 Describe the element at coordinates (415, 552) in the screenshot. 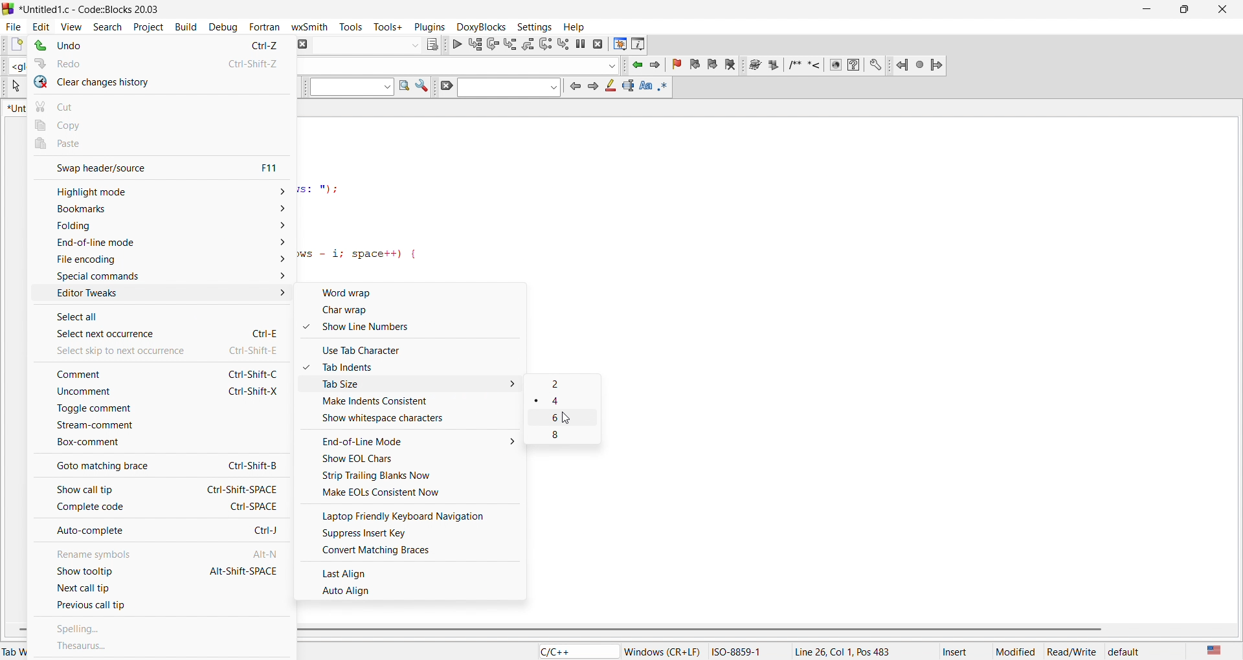

I see `convert matching braces` at that location.